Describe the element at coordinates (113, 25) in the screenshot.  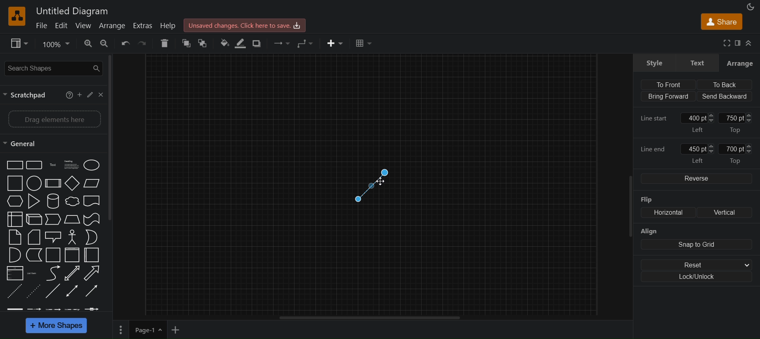
I see `arrange` at that location.